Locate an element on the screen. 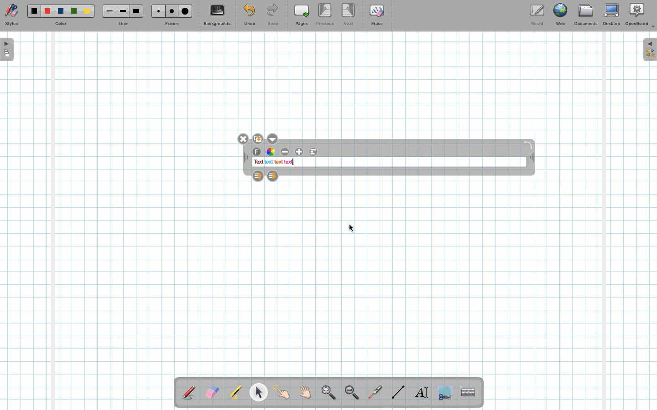  Erase is located at coordinates (376, 15).